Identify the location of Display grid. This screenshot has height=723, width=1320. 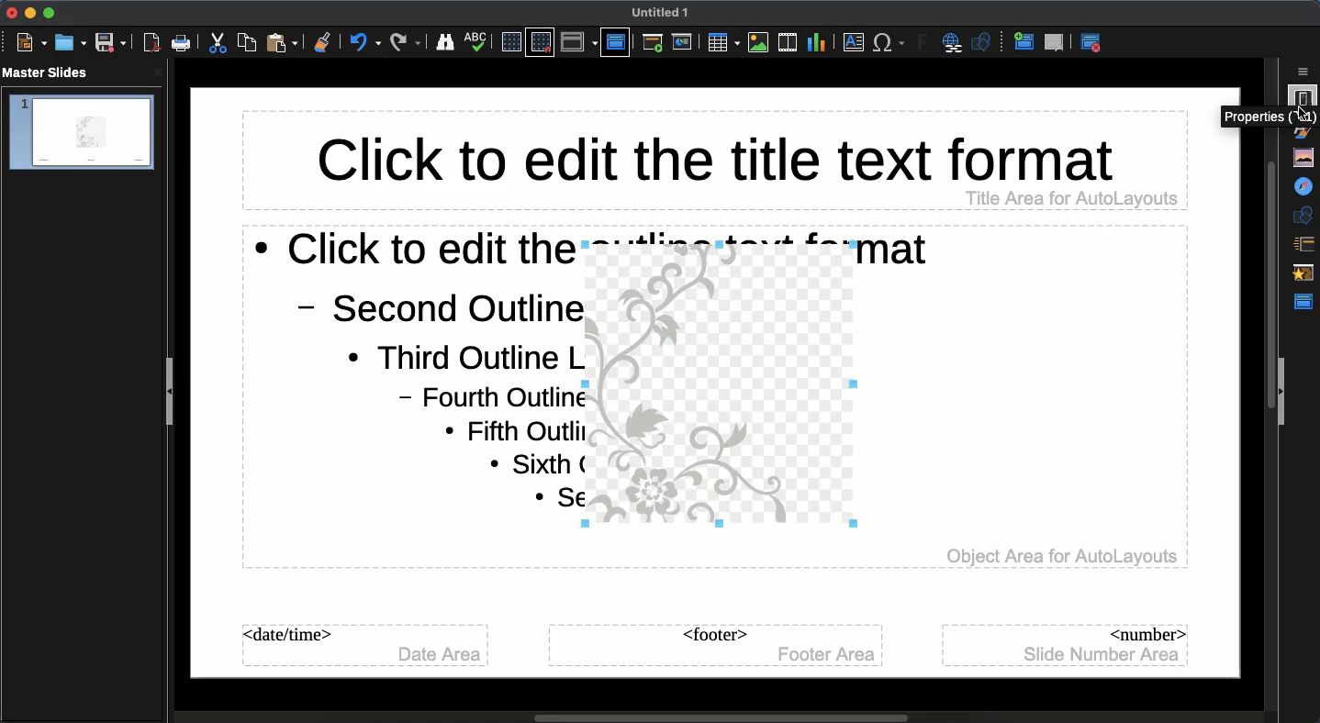
(509, 41).